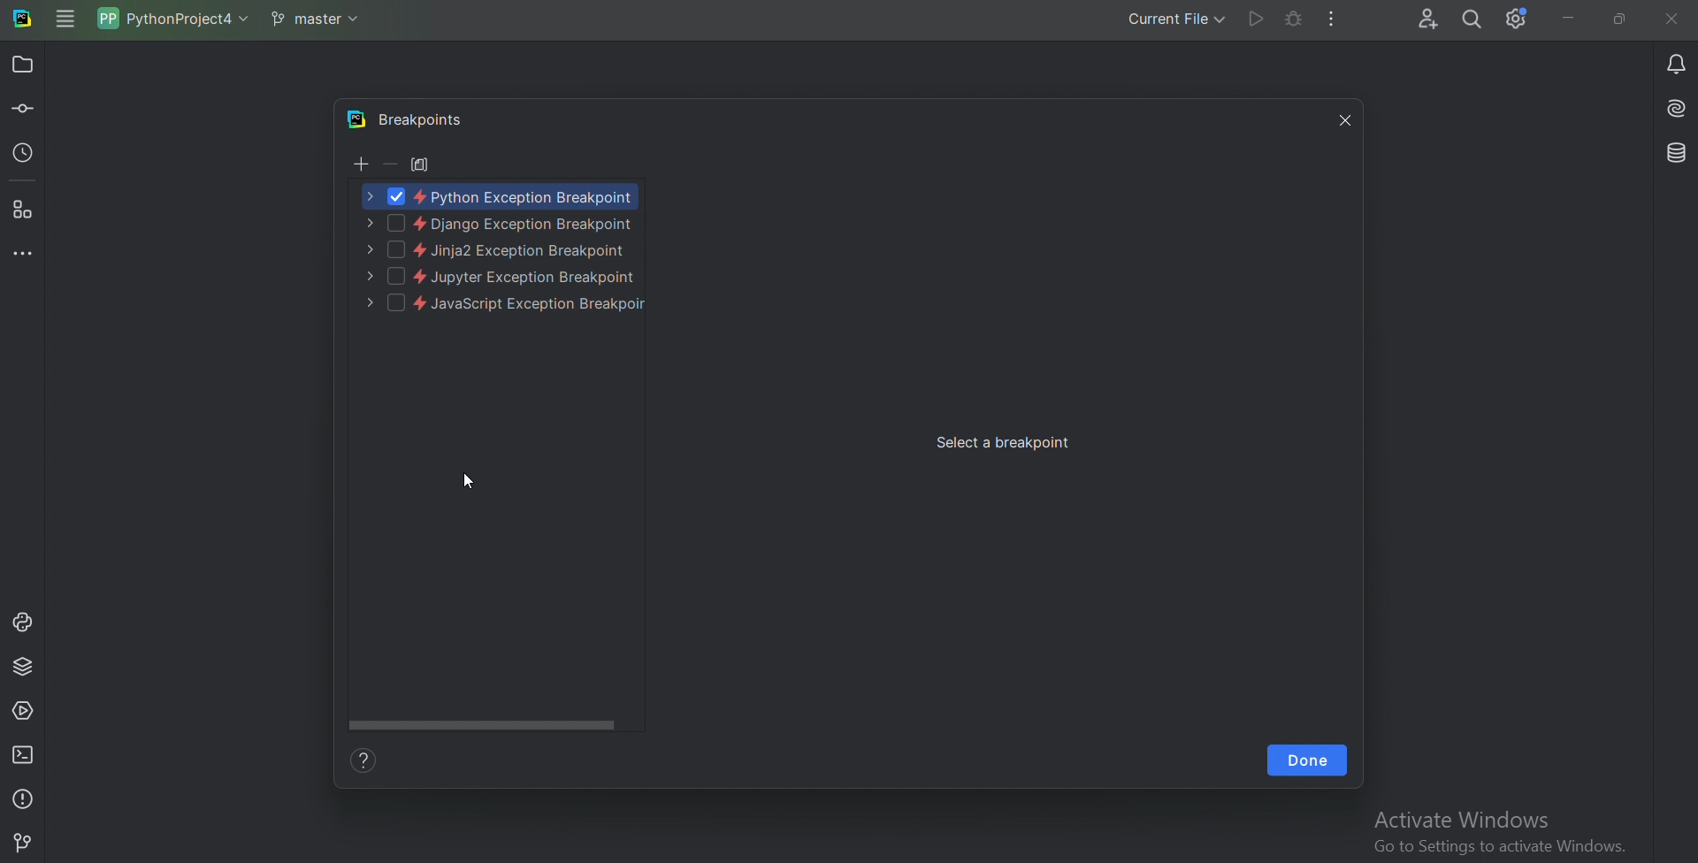  I want to click on Problems, so click(25, 797).